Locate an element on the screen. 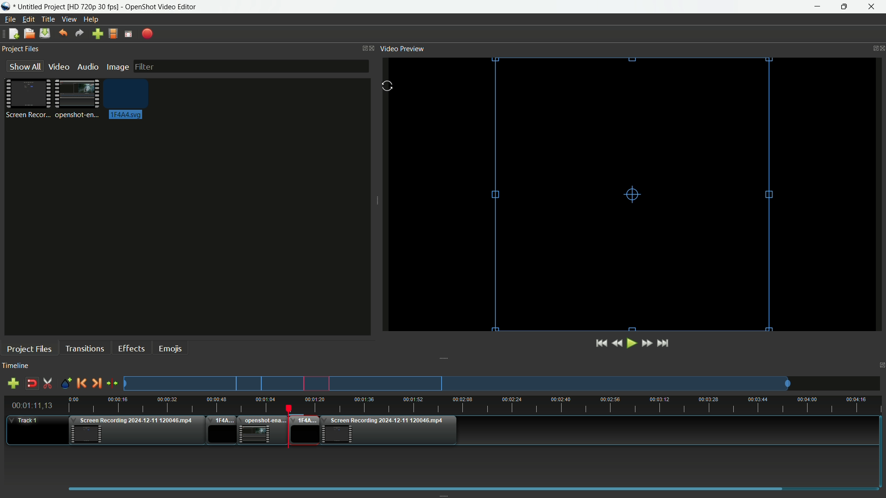 The image size is (886, 498). View menu is located at coordinates (68, 20).